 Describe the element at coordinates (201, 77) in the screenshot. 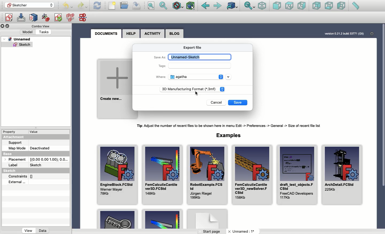

I see `Agatha - location` at that location.